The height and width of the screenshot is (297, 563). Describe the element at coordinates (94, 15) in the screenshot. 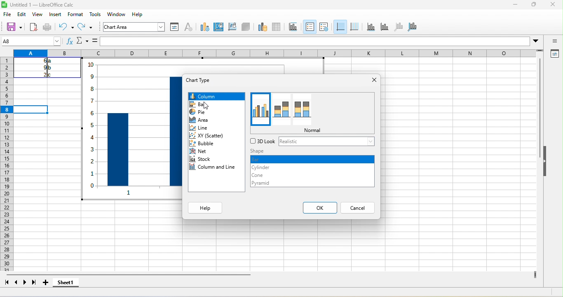

I see `styles` at that location.